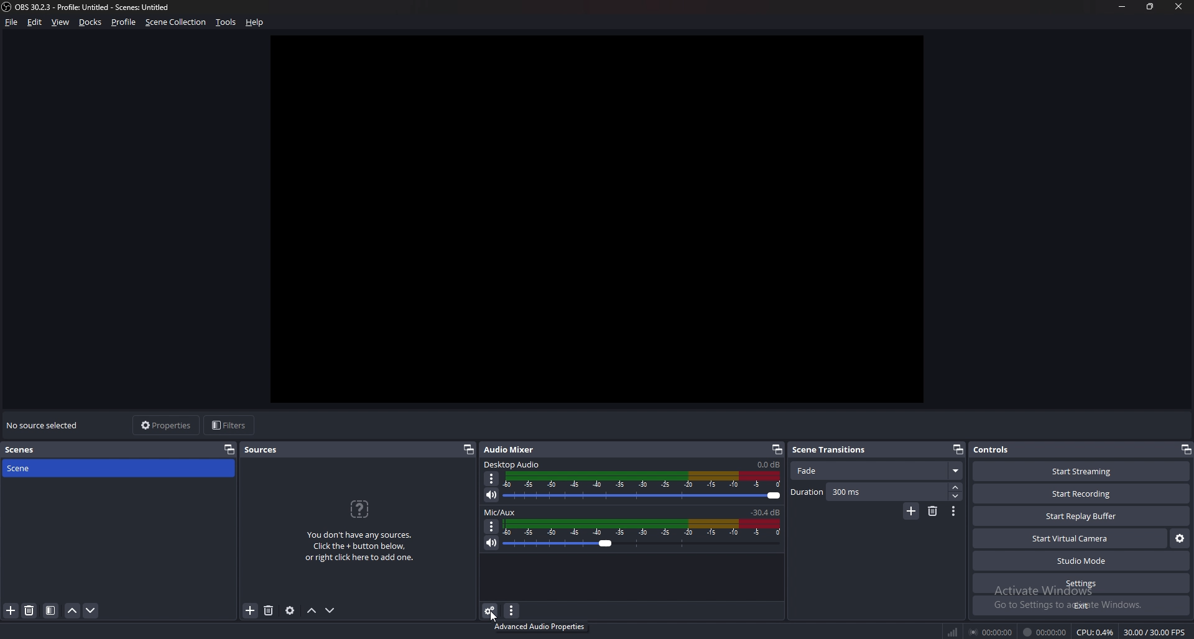  Describe the element at coordinates (1080, 561) in the screenshot. I see `studio mode` at that location.